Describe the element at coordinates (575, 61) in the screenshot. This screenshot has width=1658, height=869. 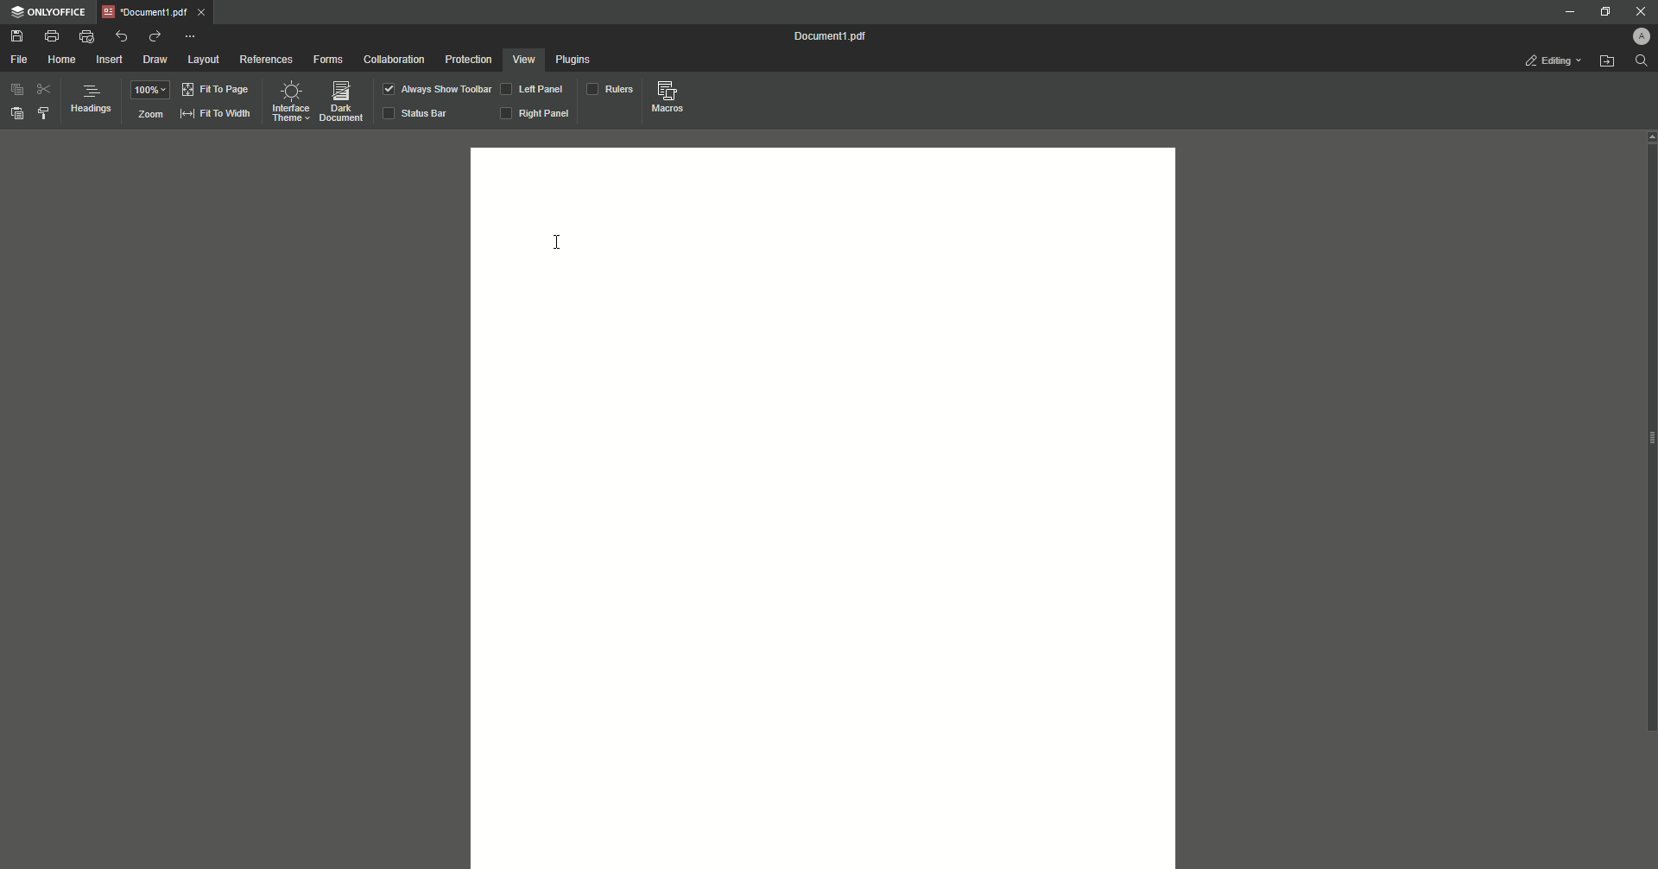
I see `Plugins` at that location.